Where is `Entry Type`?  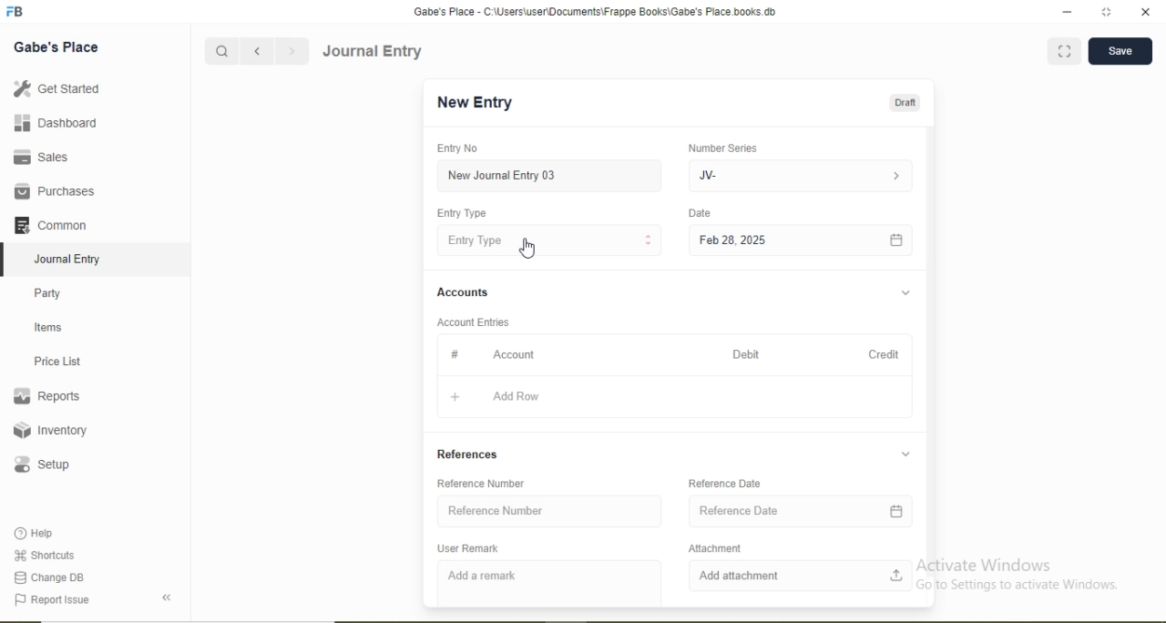
Entry Type is located at coordinates (476, 240).